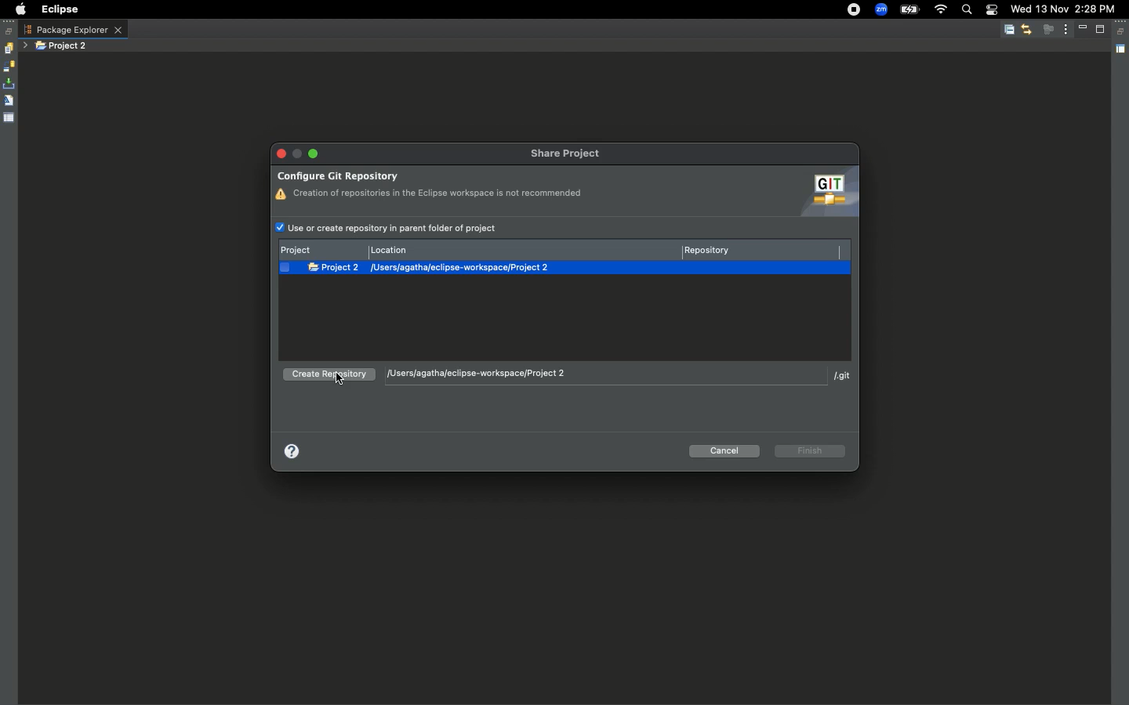 Image resolution: width=1129 pixels, height=705 pixels. What do you see at coordinates (9, 31) in the screenshot?
I see `Restore` at bounding box center [9, 31].